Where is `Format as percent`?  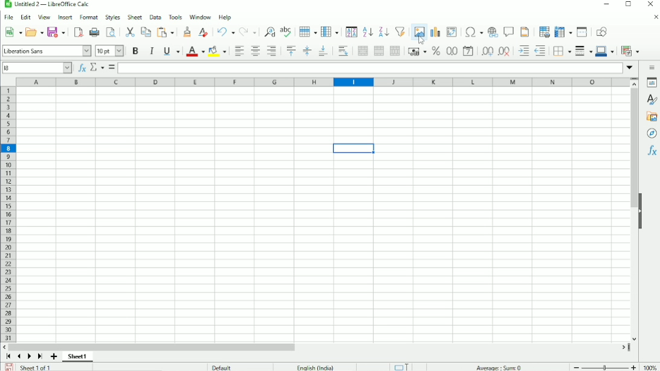
Format as percent is located at coordinates (435, 51).